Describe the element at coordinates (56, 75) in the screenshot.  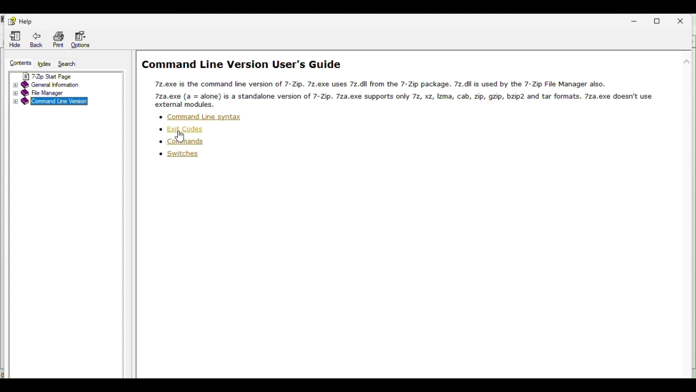
I see `7 zip start page` at that location.